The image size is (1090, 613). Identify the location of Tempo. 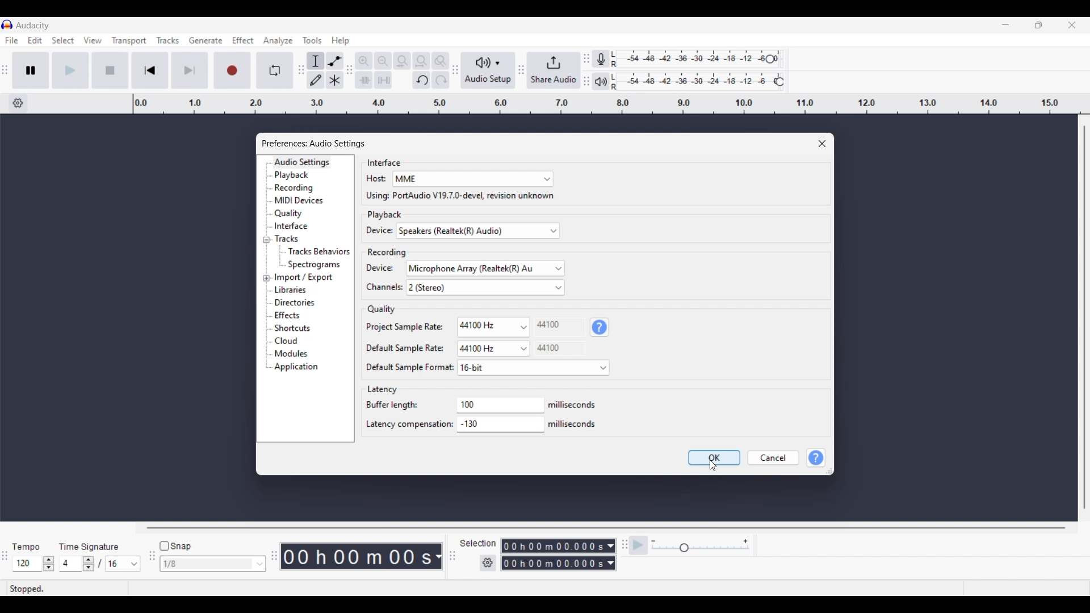
(26, 546).